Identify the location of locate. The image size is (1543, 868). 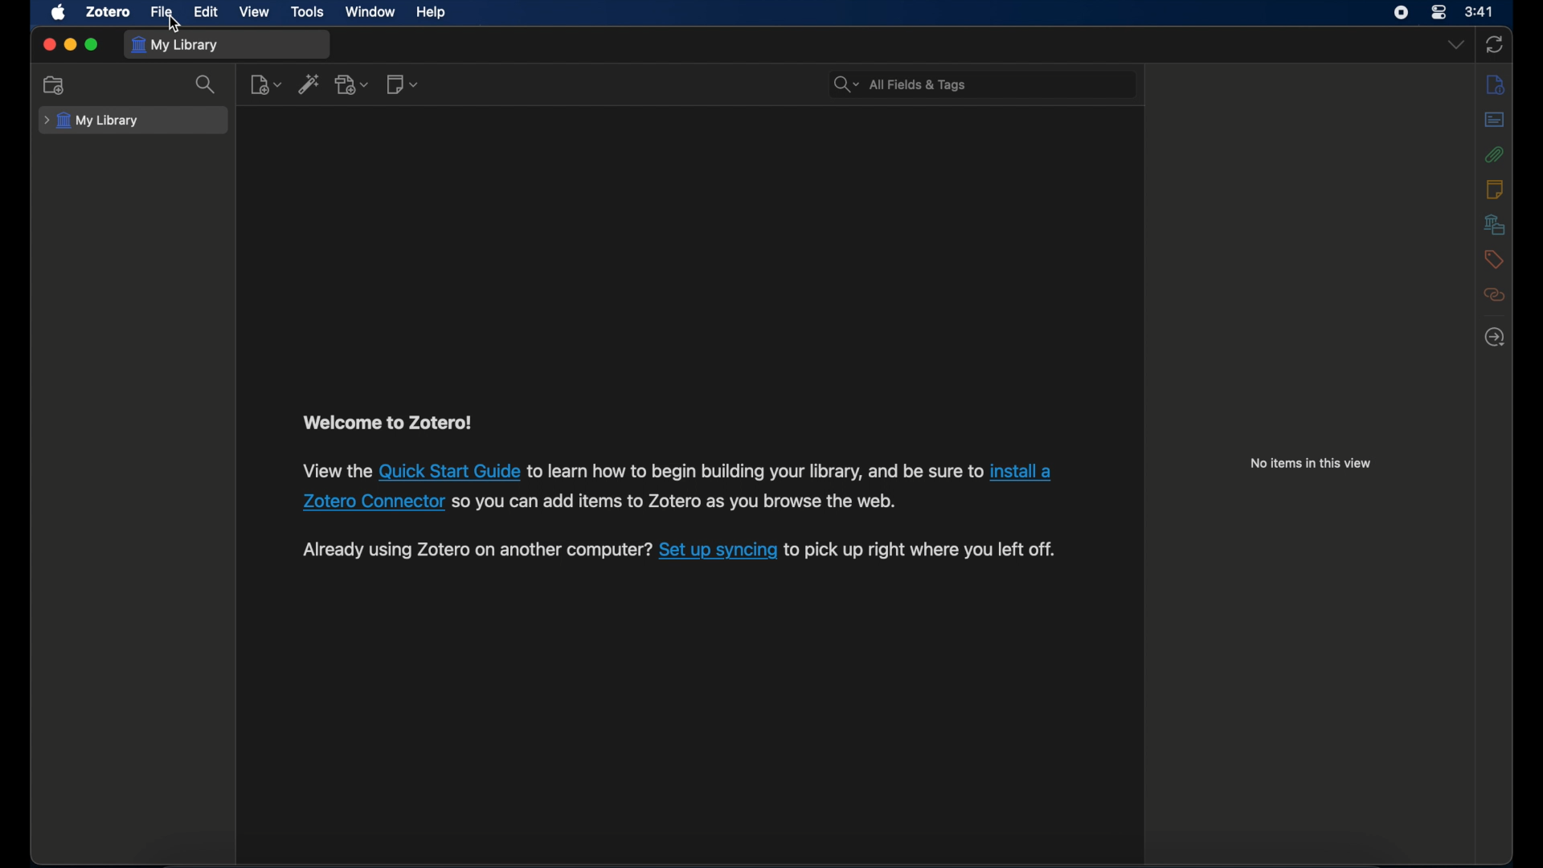
(1495, 338).